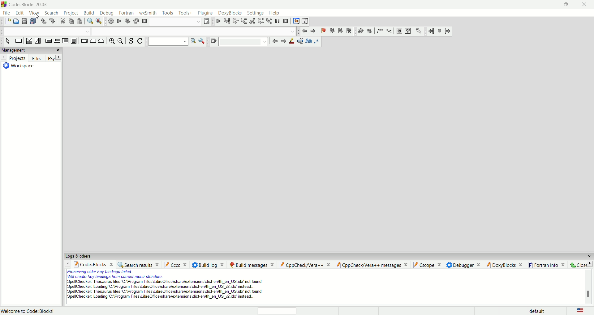 The height and width of the screenshot is (315, 594). What do you see at coordinates (269, 21) in the screenshot?
I see `step into instruction` at bounding box center [269, 21].